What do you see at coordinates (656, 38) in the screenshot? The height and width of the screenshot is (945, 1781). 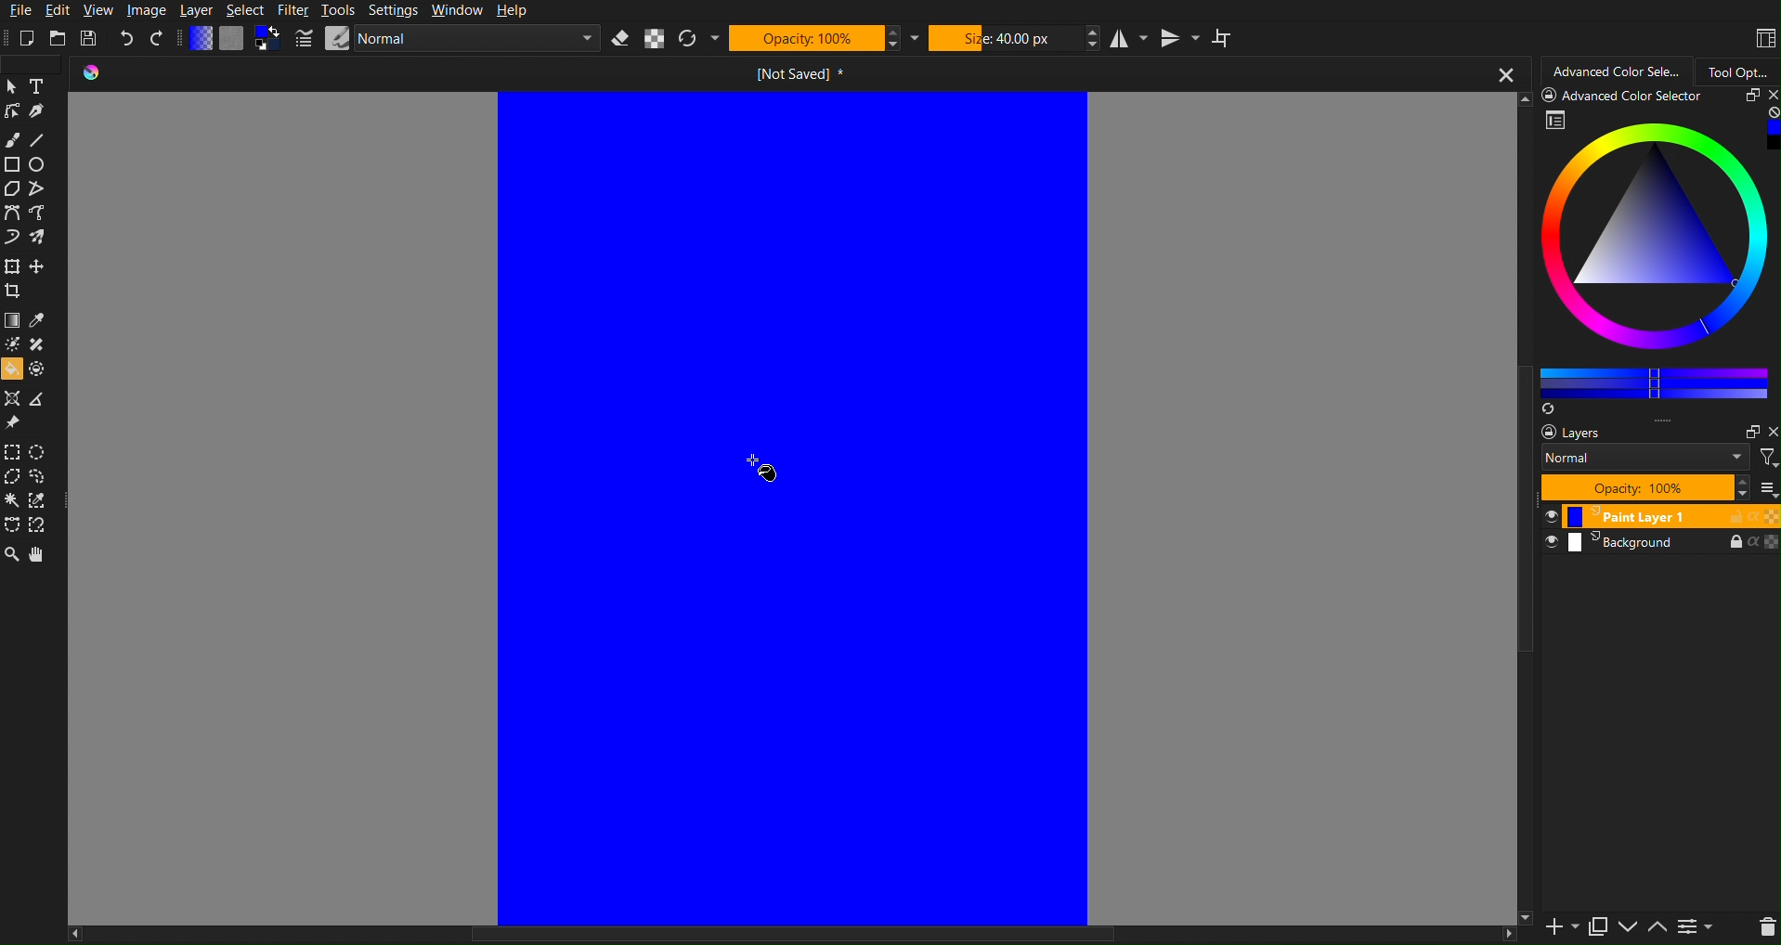 I see `Alpha` at bounding box center [656, 38].